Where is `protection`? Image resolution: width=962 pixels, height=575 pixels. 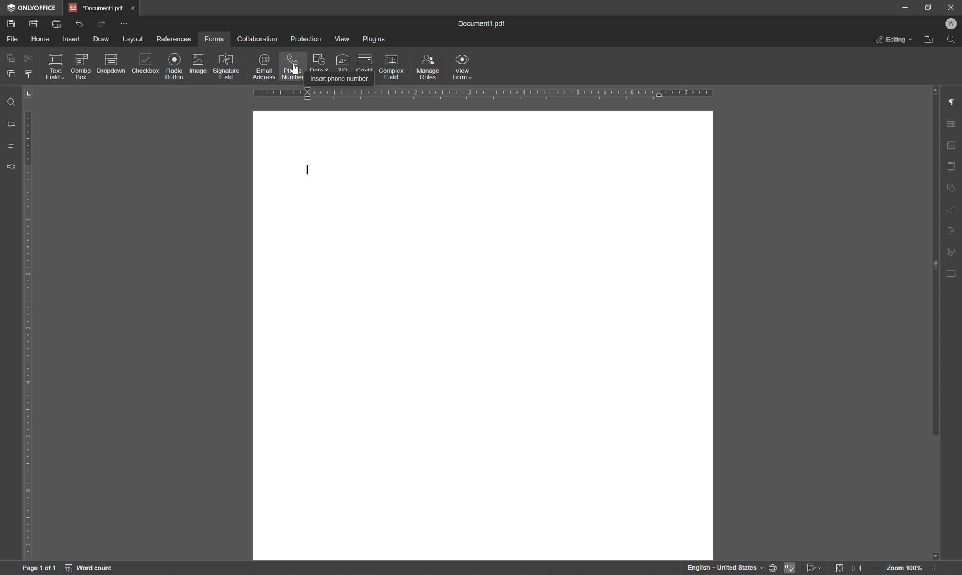
protection is located at coordinates (308, 40).